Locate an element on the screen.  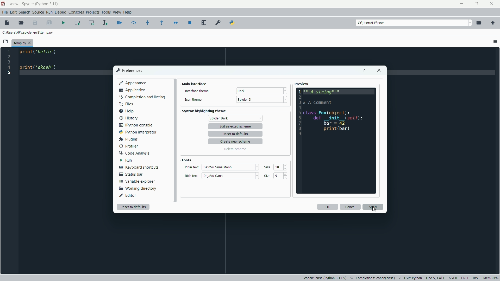
edit selected scheme is located at coordinates (235, 126).